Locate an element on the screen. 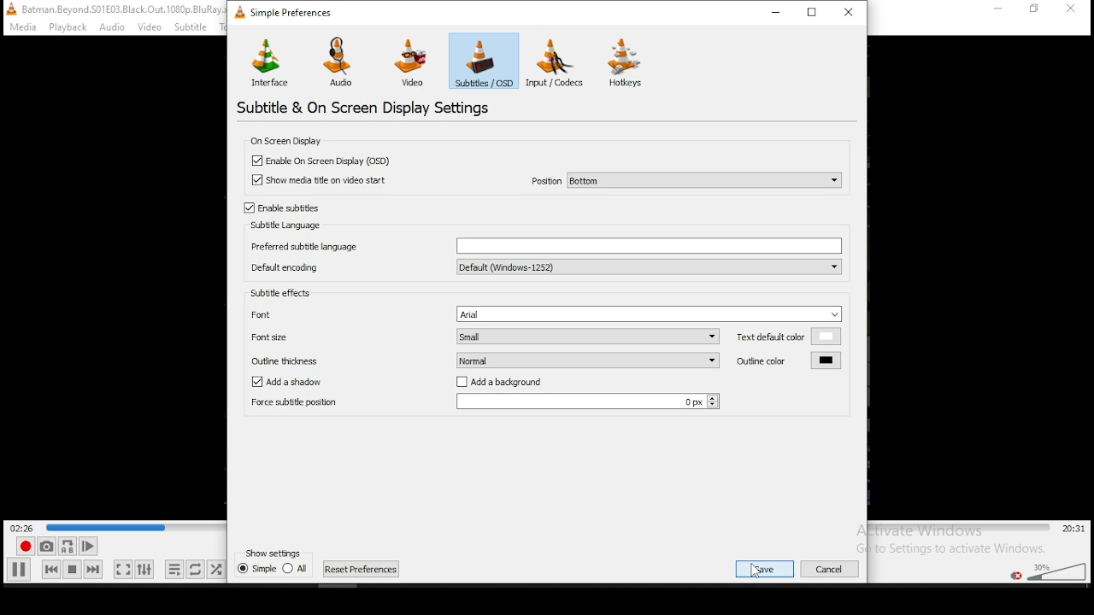  next chapter is located at coordinates (362, 569).